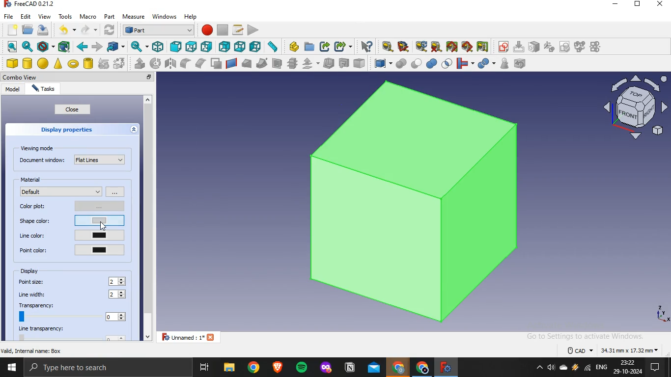  I want to click on go to linked object, so click(116, 46).